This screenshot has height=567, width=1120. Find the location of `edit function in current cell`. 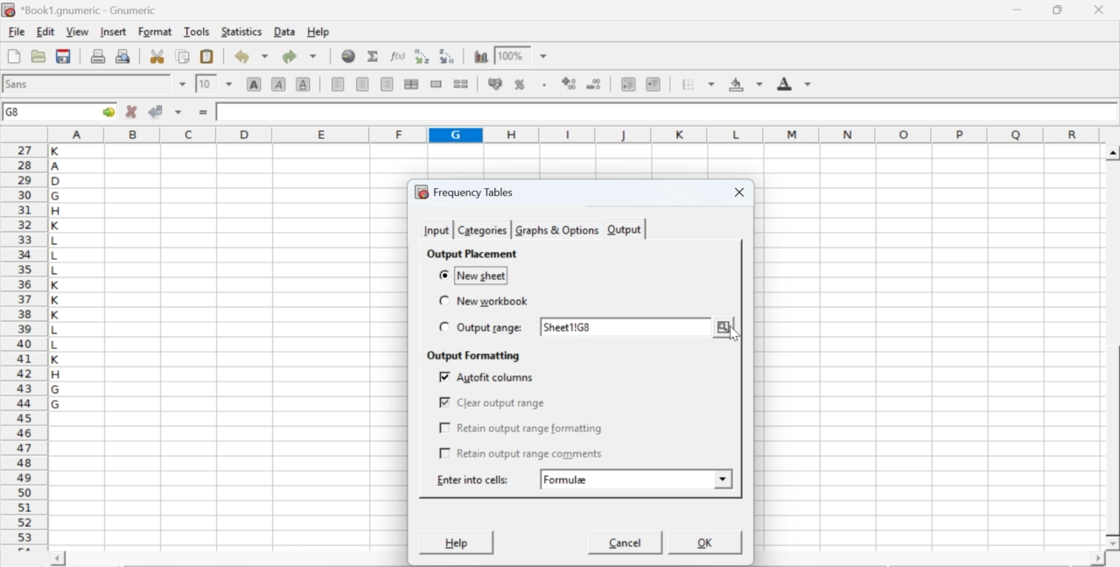

edit function in current cell is located at coordinates (399, 55).